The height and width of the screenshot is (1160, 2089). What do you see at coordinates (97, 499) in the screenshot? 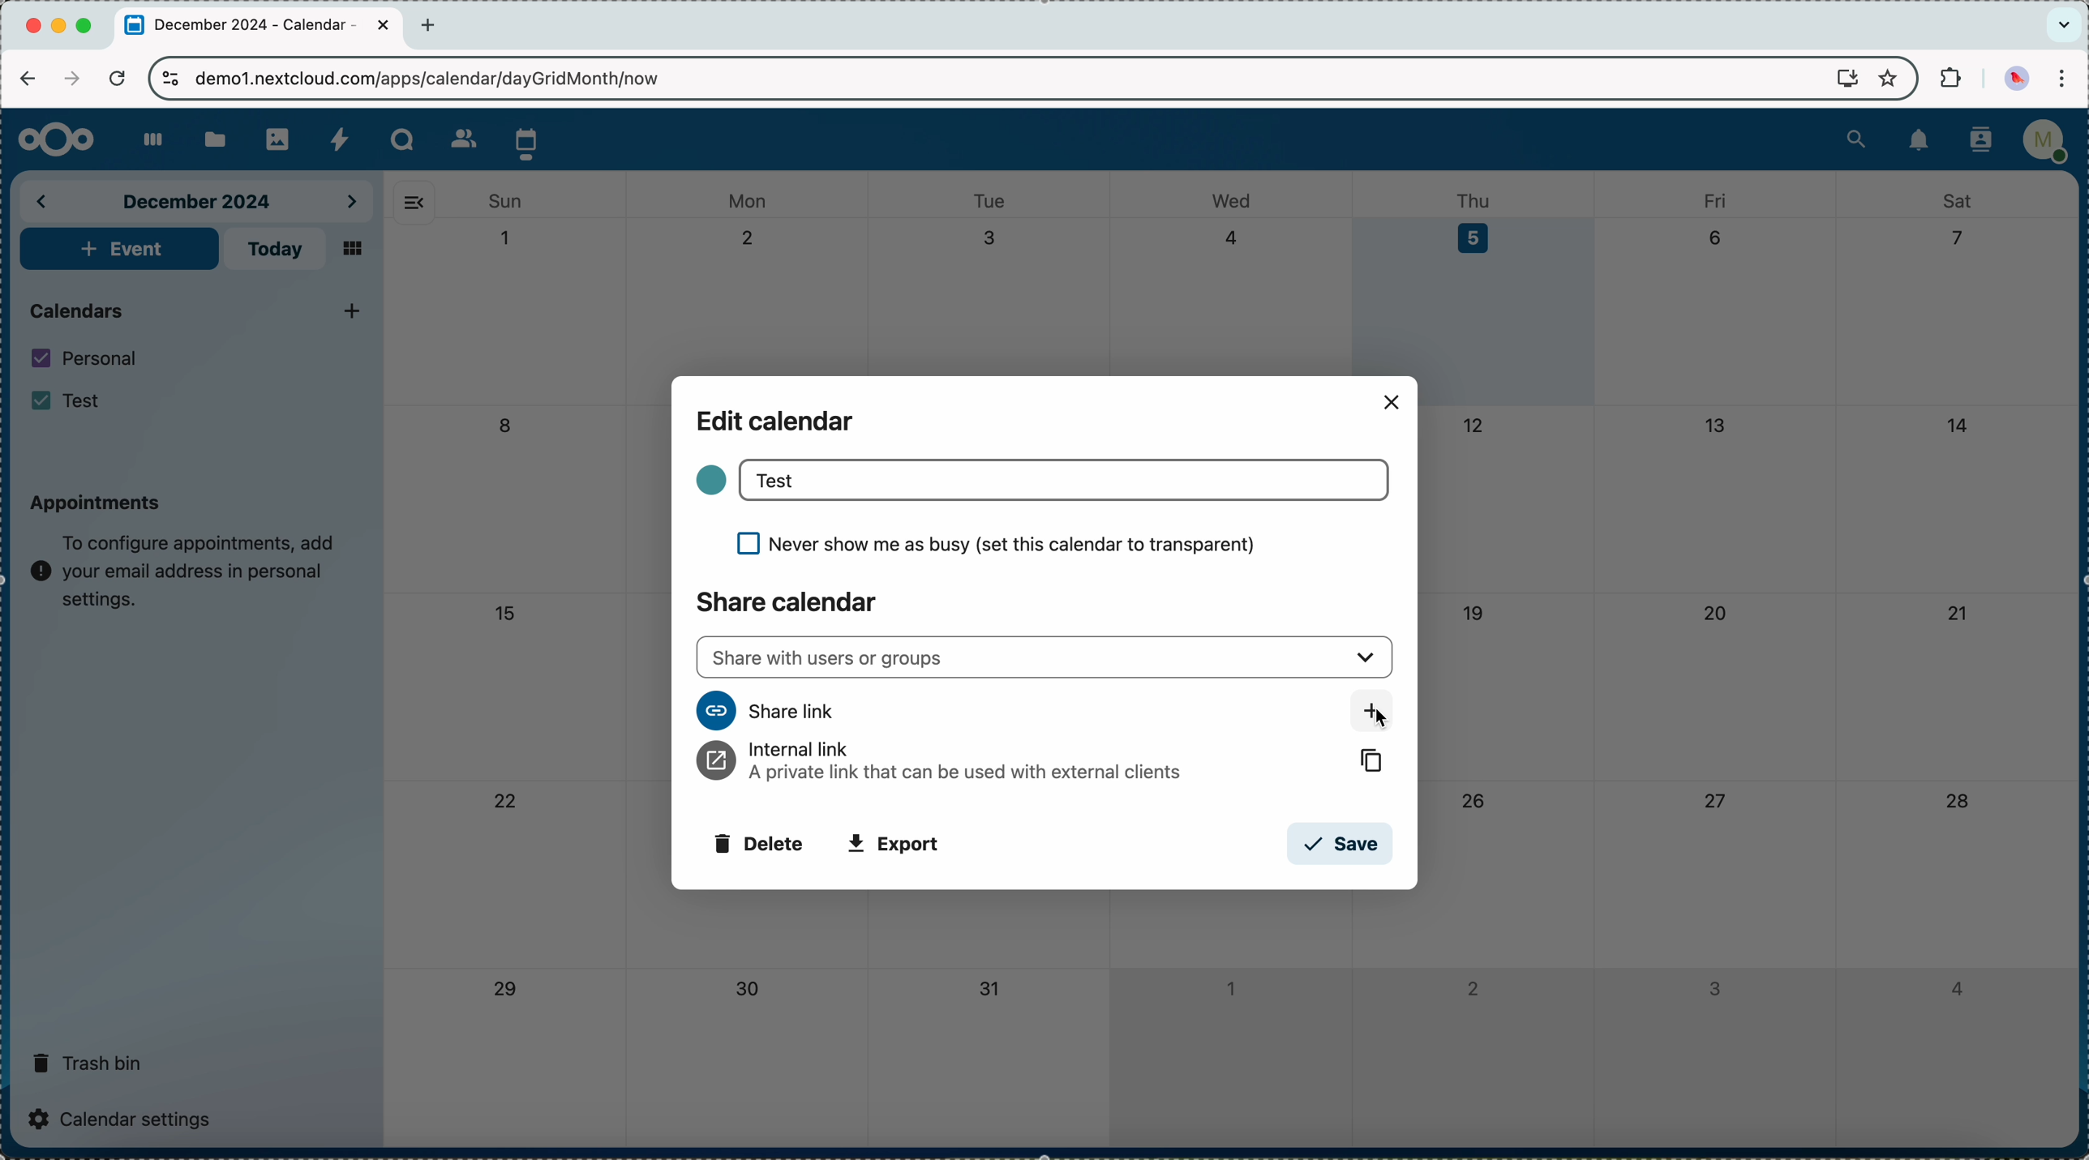
I see `appointments` at bounding box center [97, 499].